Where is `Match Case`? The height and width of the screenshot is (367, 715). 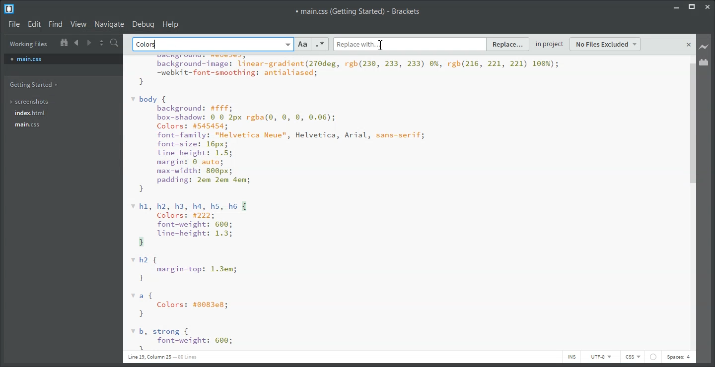 Match Case is located at coordinates (303, 44).